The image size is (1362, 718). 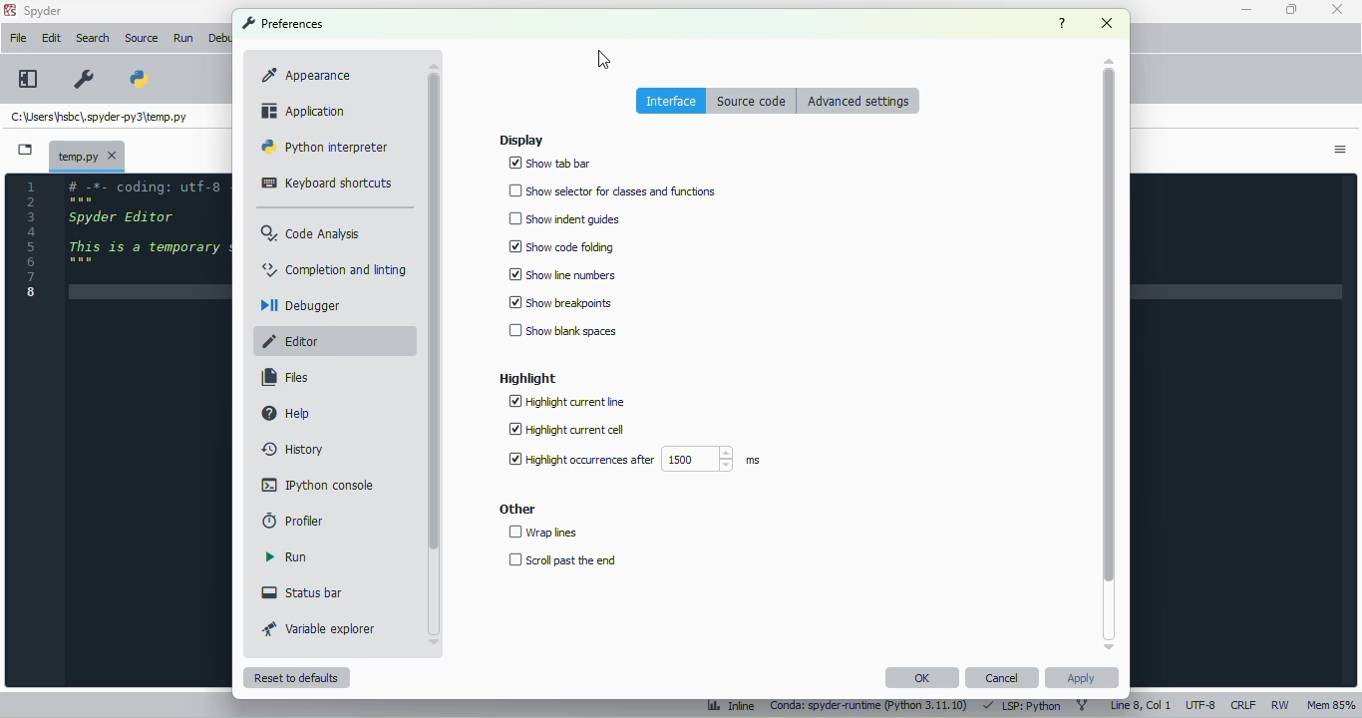 I want to click on advanced settings, so click(x=858, y=100).